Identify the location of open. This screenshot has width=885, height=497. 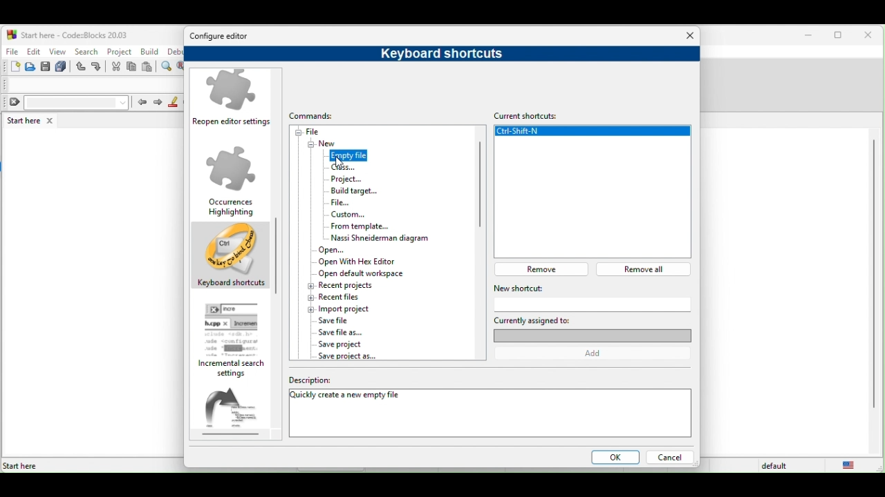
(31, 67).